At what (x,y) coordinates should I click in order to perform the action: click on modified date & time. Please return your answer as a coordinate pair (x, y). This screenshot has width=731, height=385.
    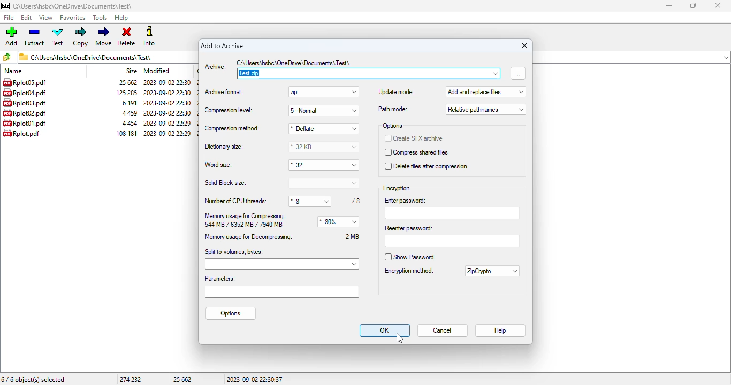
    Looking at the image, I should click on (168, 93).